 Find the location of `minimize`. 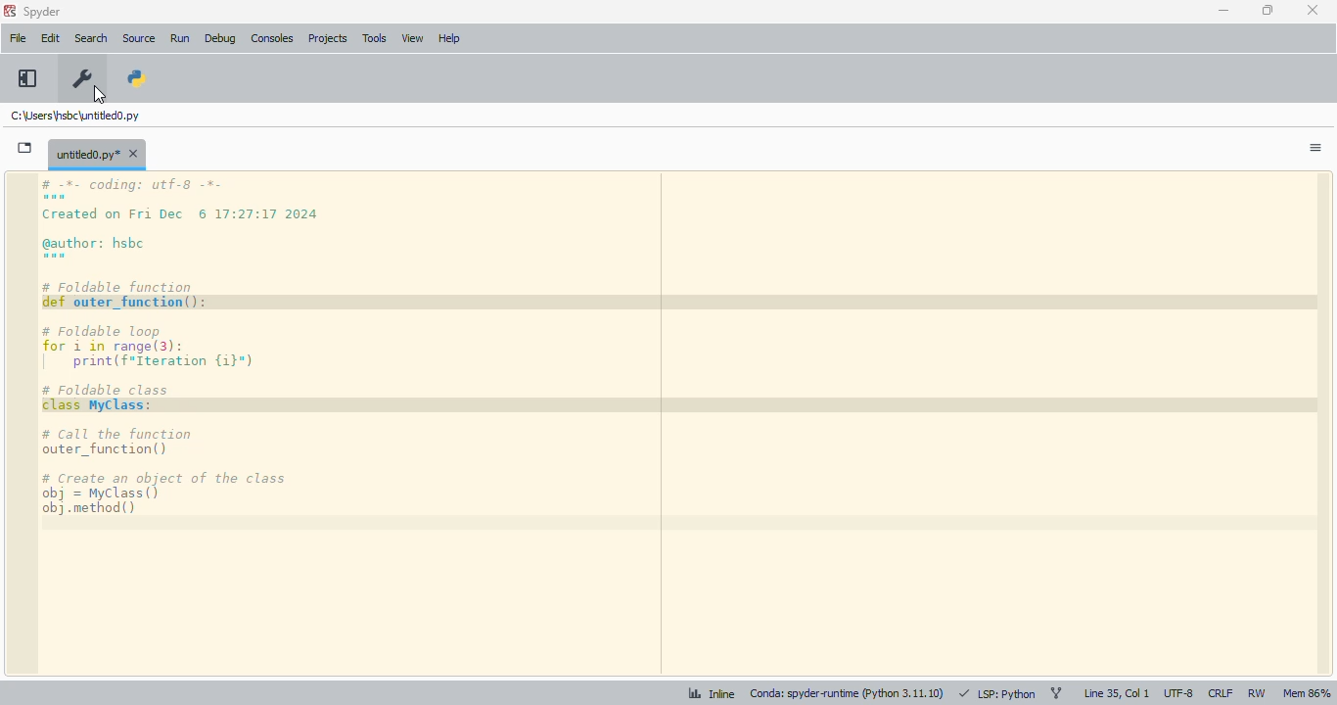

minimize is located at coordinates (1223, 10).